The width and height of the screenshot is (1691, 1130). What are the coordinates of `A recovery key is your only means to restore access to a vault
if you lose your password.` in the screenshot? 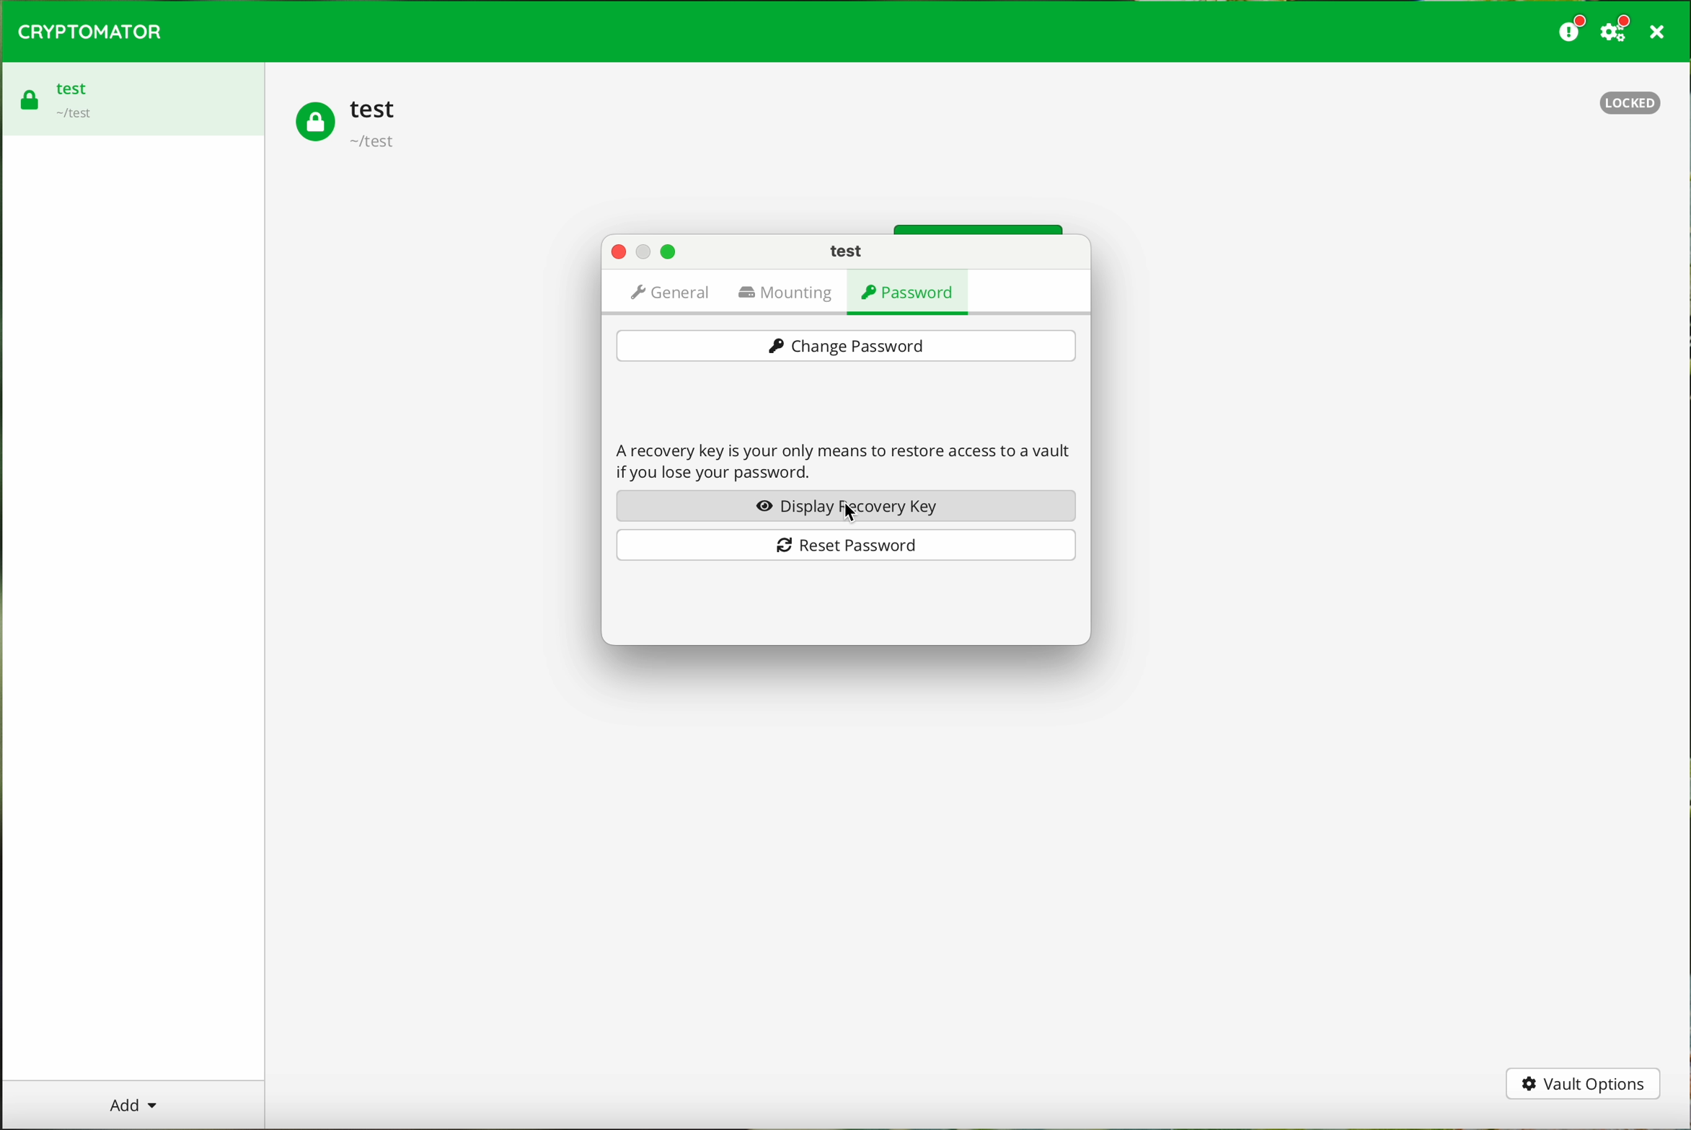 It's located at (842, 461).